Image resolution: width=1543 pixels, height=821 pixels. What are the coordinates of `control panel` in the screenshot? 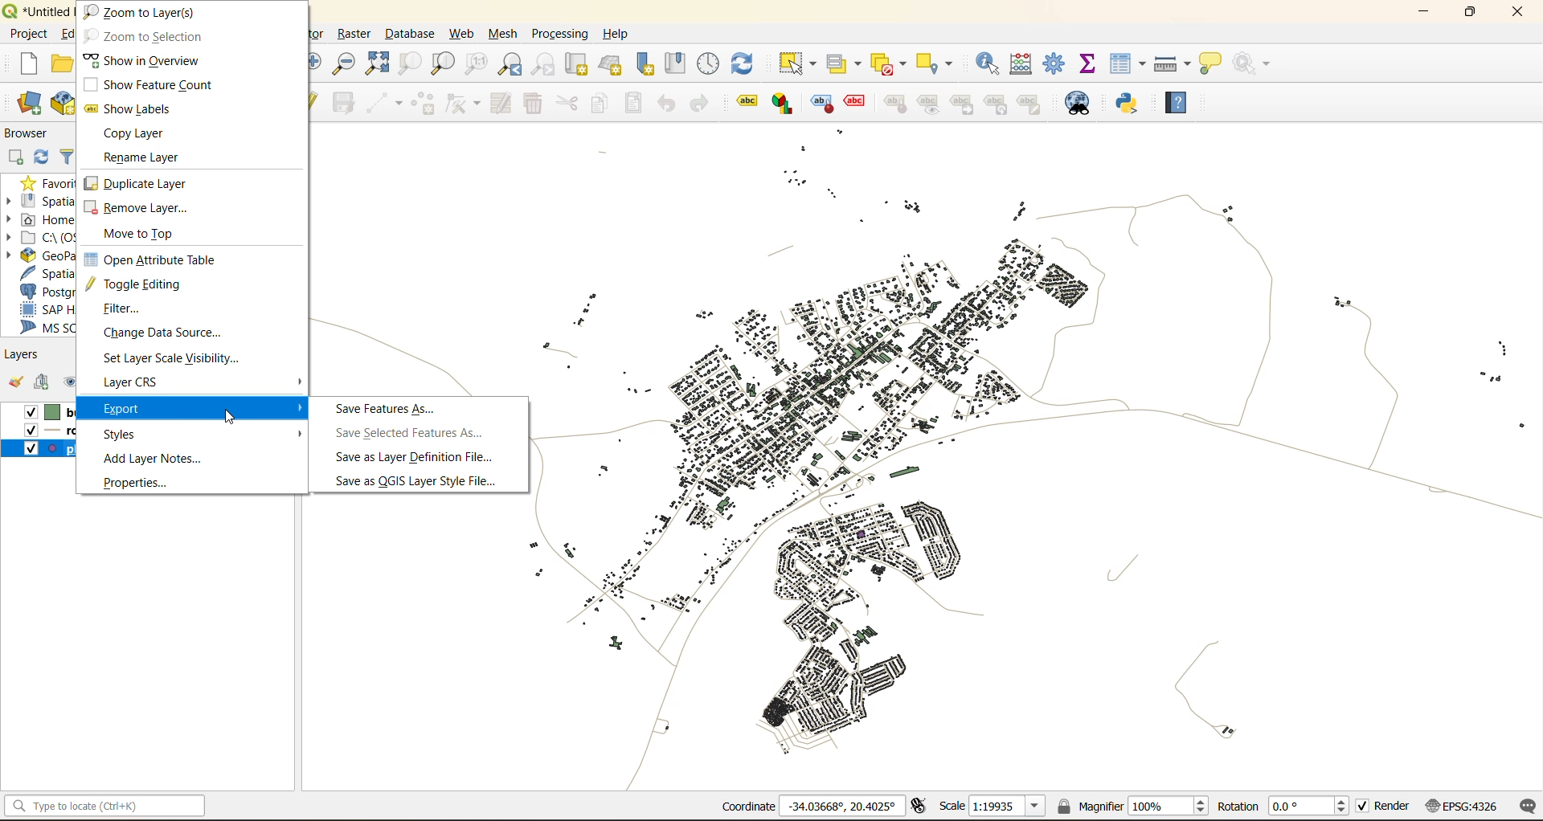 It's located at (710, 63).